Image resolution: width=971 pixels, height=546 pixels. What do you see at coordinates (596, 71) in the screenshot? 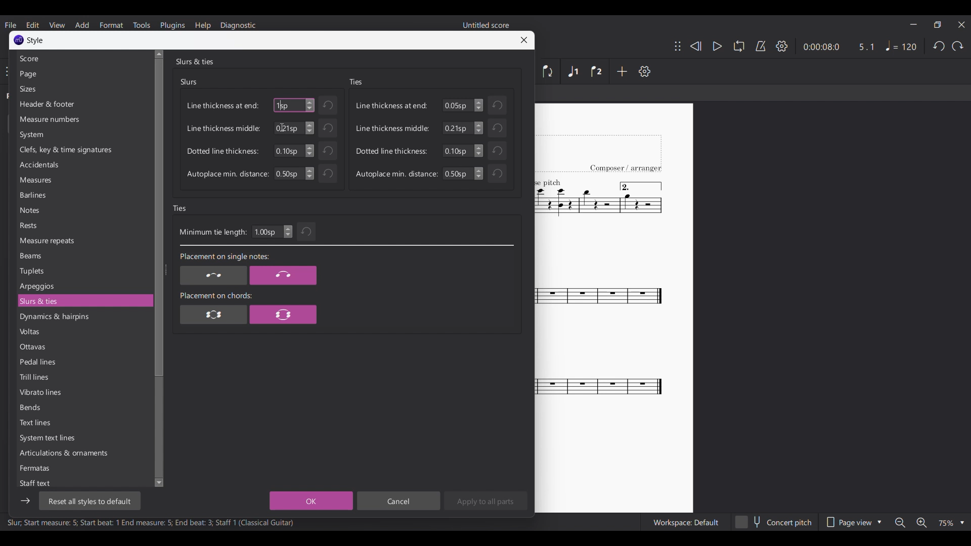
I see `Voice 2` at bounding box center [596, 71].